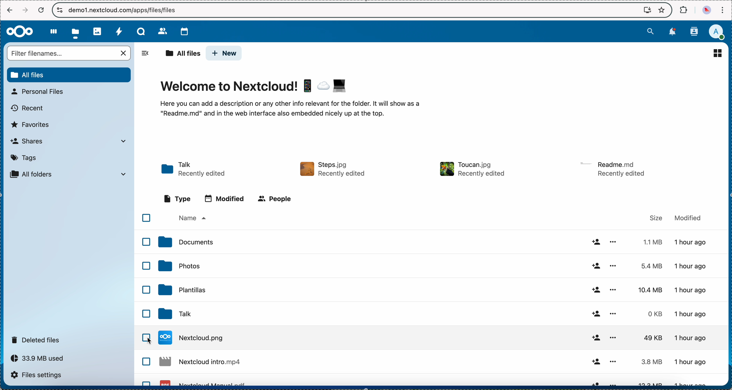 The height and width of the screenshot is (390, 732). Describe the element at coordinates (98, 31) in the screenshot. I see `photos` at that location.